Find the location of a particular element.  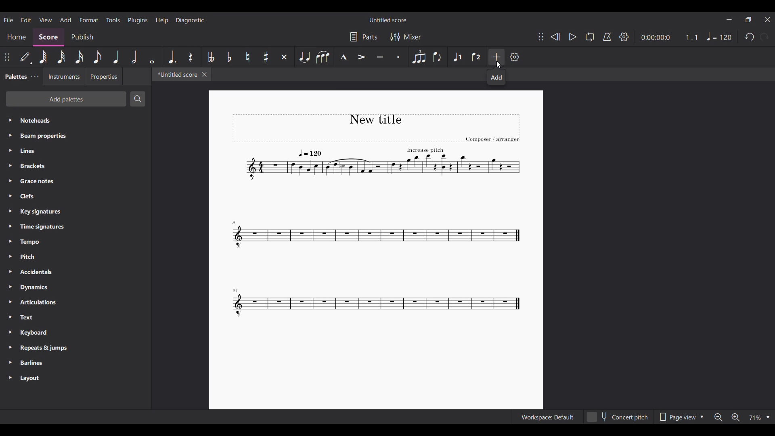

Barlines is located at coordinates (75, 363).